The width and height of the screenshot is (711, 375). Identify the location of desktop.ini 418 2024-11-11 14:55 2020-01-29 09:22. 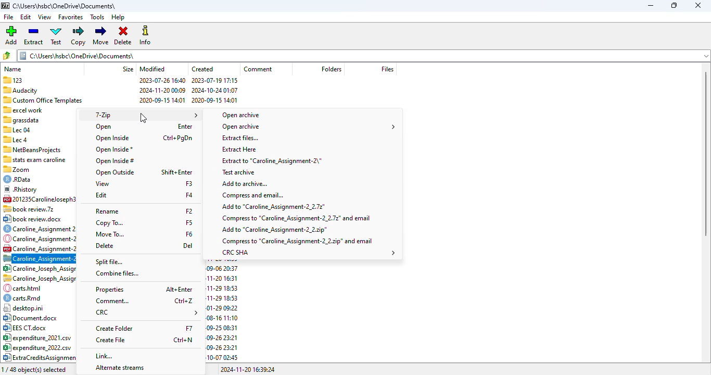
(36, 308).